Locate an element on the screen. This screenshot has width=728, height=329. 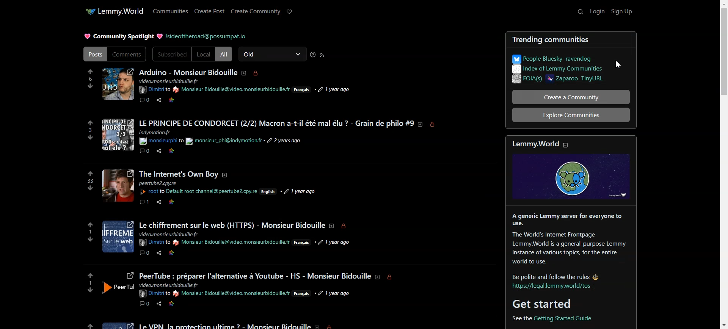
profile picture is located at coordinates (118, 238).